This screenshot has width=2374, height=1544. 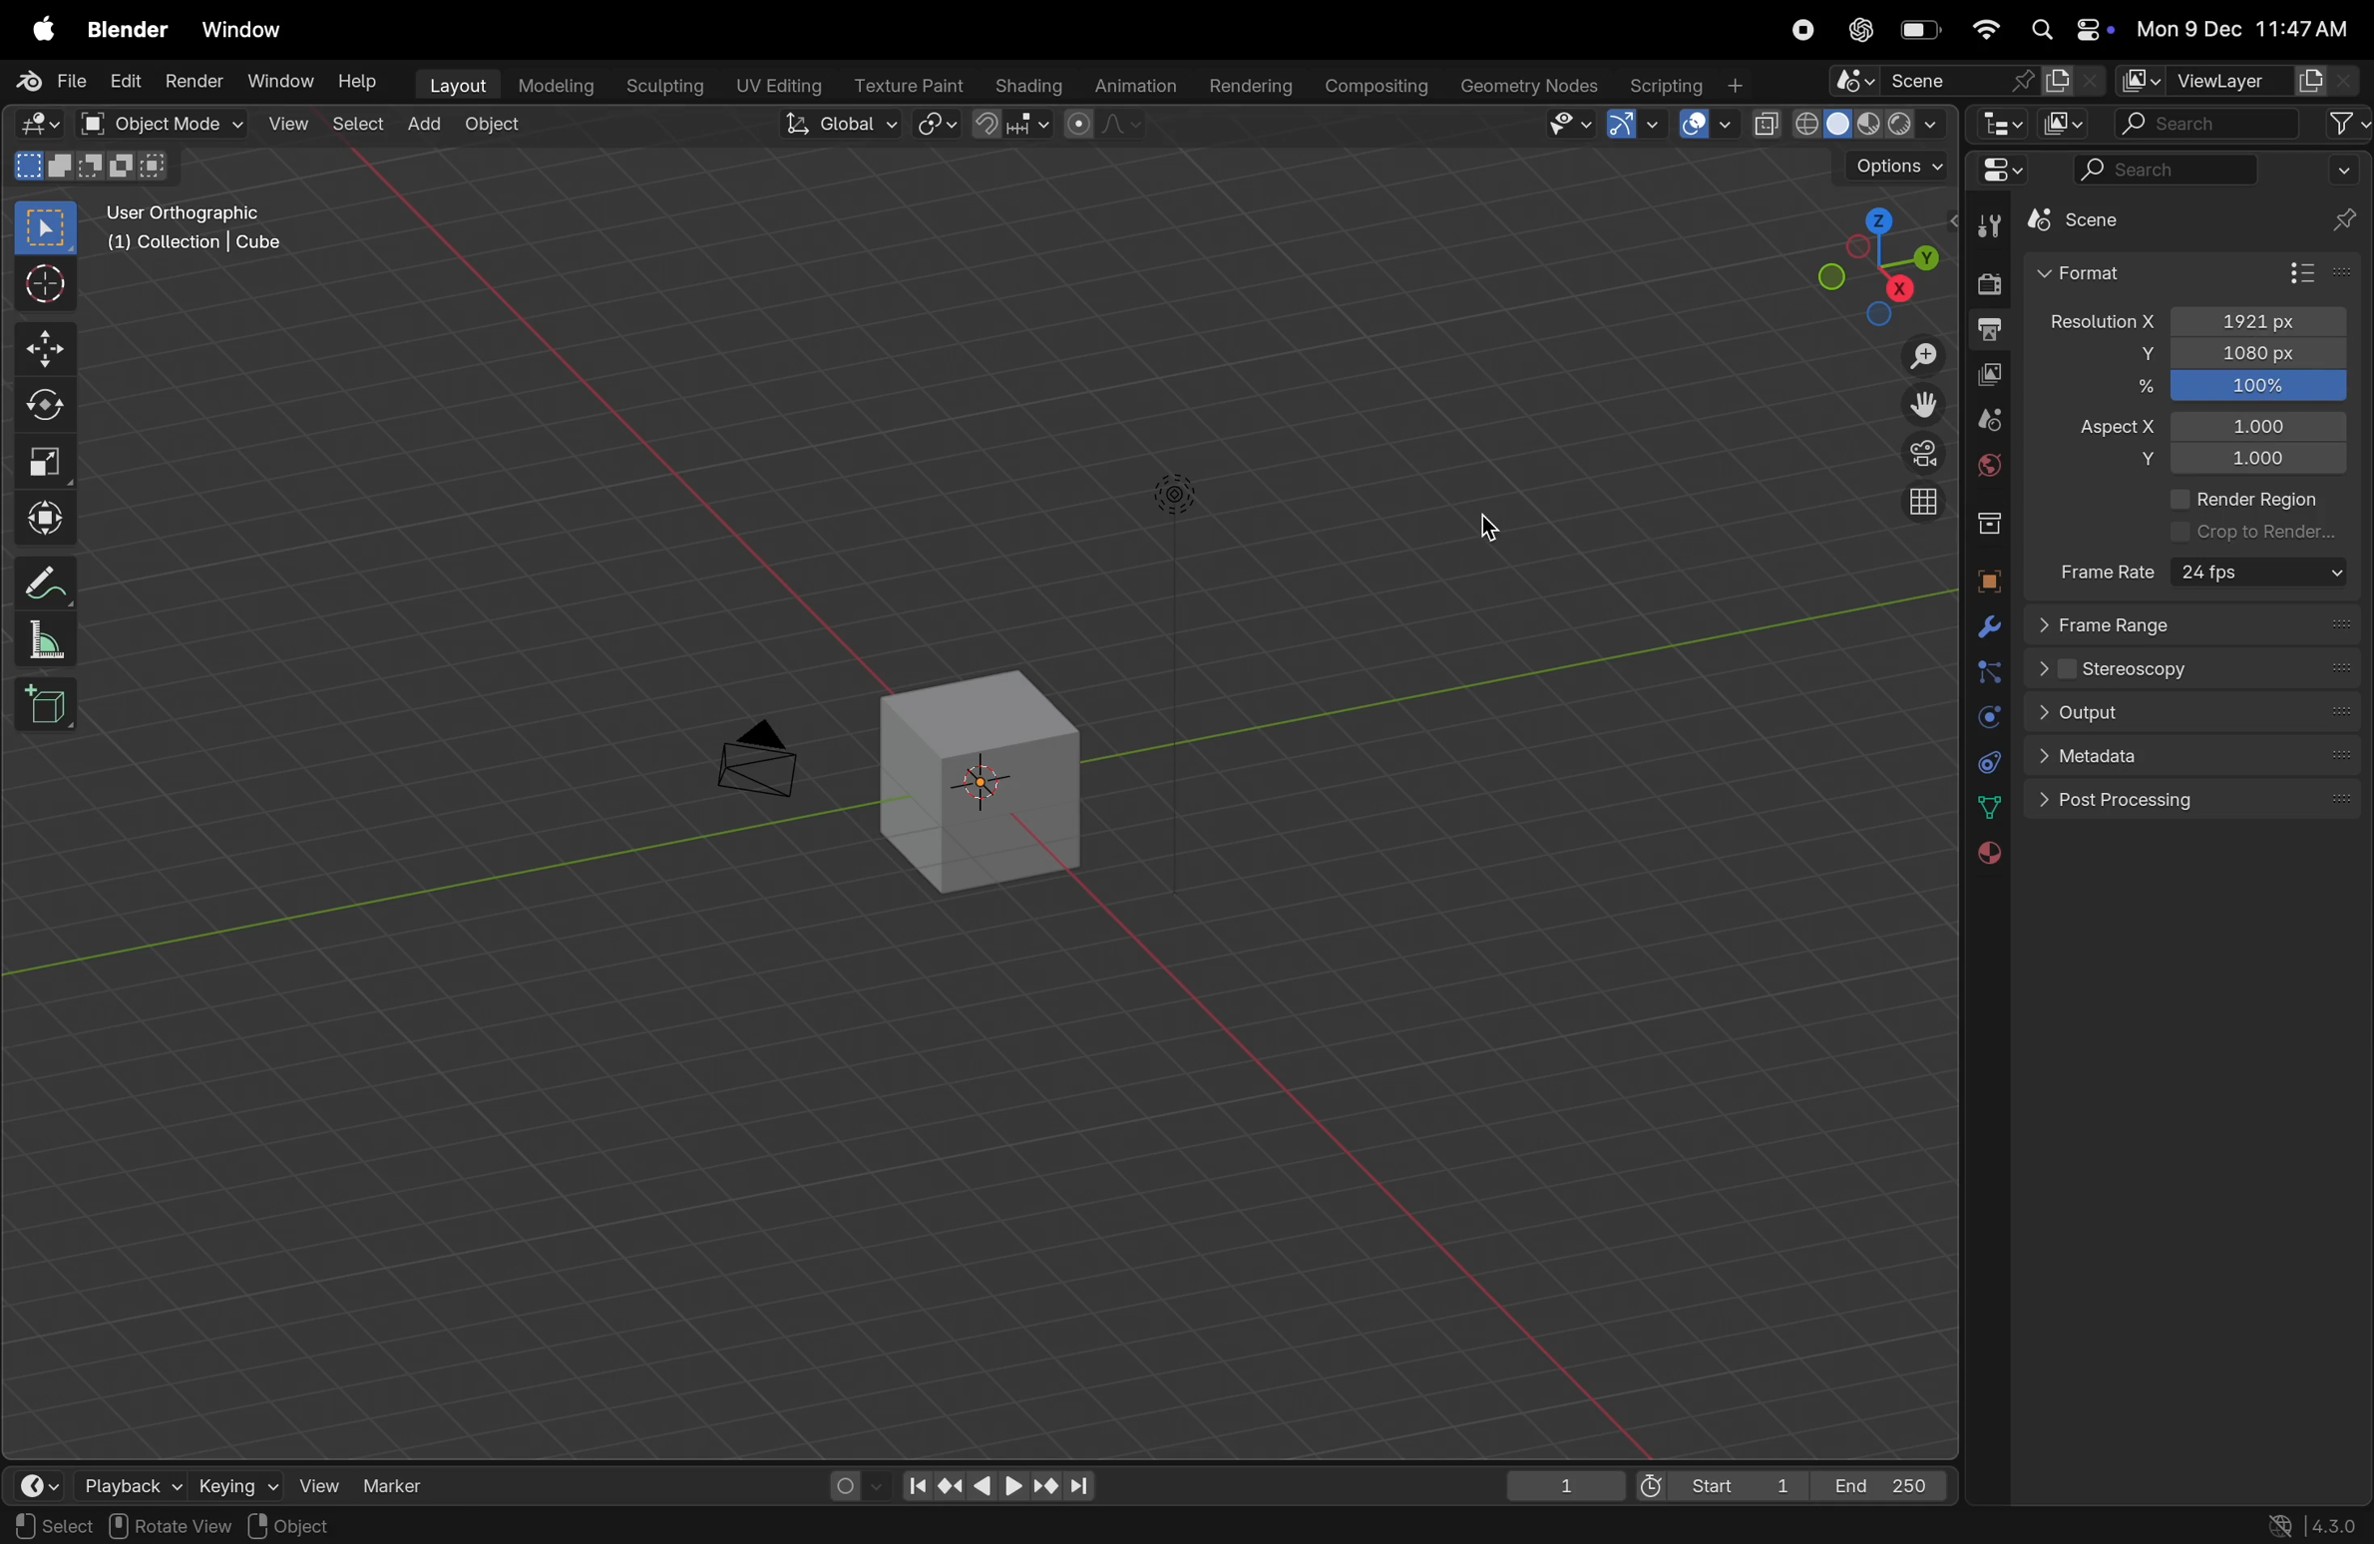 I want to click on transform pviot, so click(x=940, y=124).